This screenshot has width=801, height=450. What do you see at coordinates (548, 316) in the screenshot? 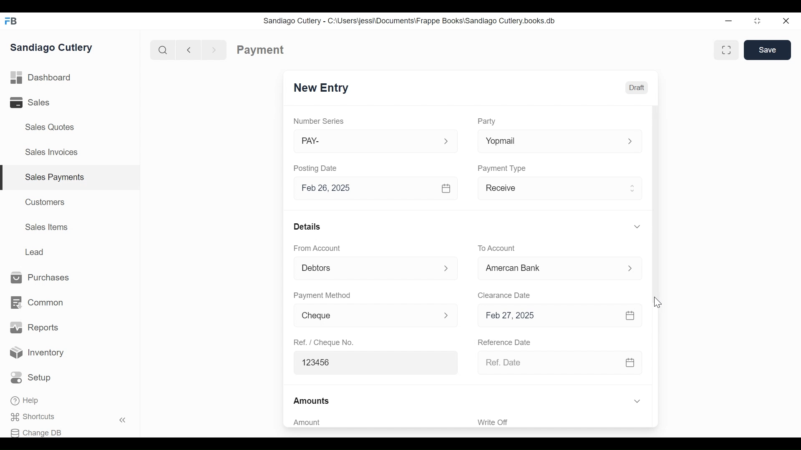
I see `Feb 27, 2025` at bounding box center [548, 316].